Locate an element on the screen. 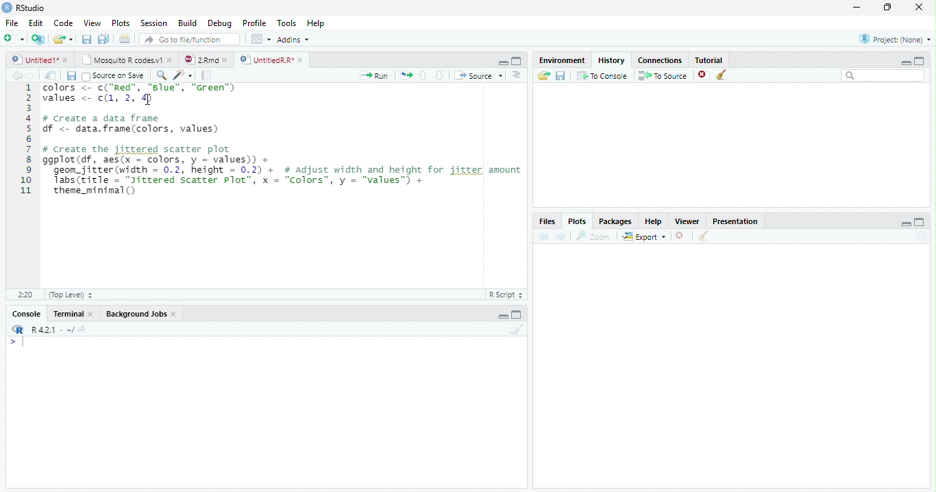 The width and height of the screenshot is (936, 492). Run is located at coordinates (374, 76).